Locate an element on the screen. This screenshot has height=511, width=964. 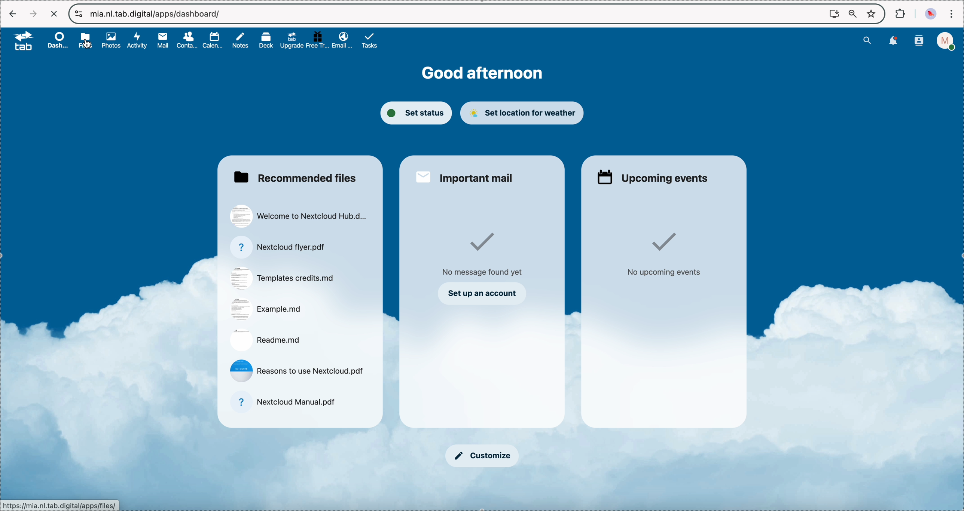
profile is located at coordinates (948, 41).